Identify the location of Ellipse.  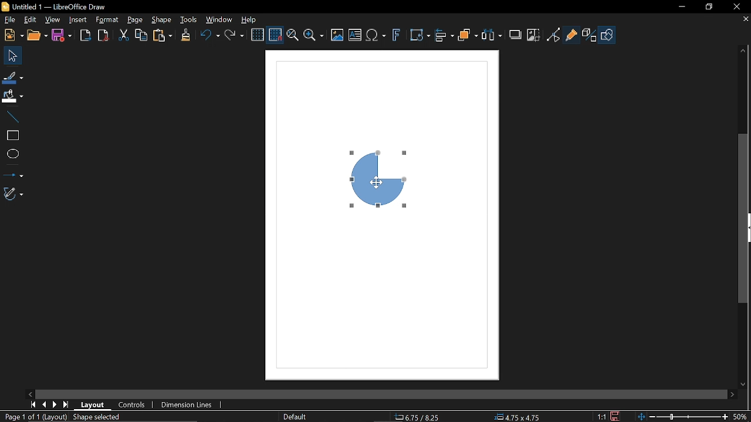
(11, 154).